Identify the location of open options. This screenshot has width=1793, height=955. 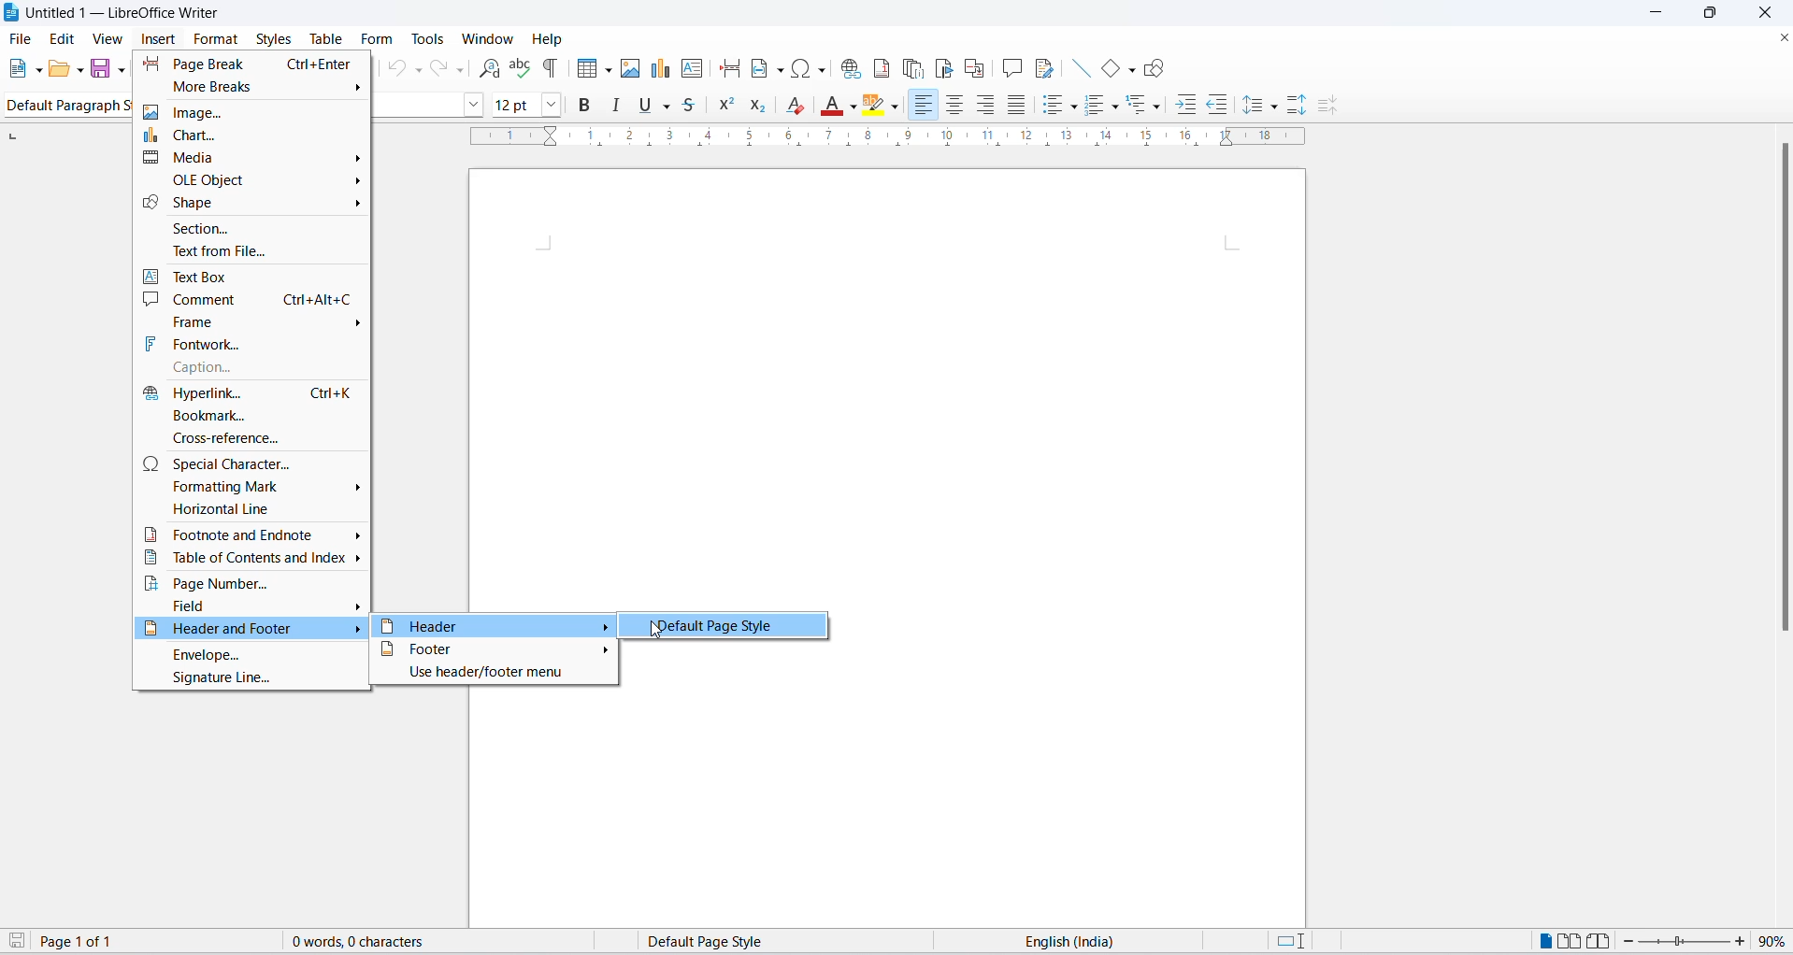
(81, 69).